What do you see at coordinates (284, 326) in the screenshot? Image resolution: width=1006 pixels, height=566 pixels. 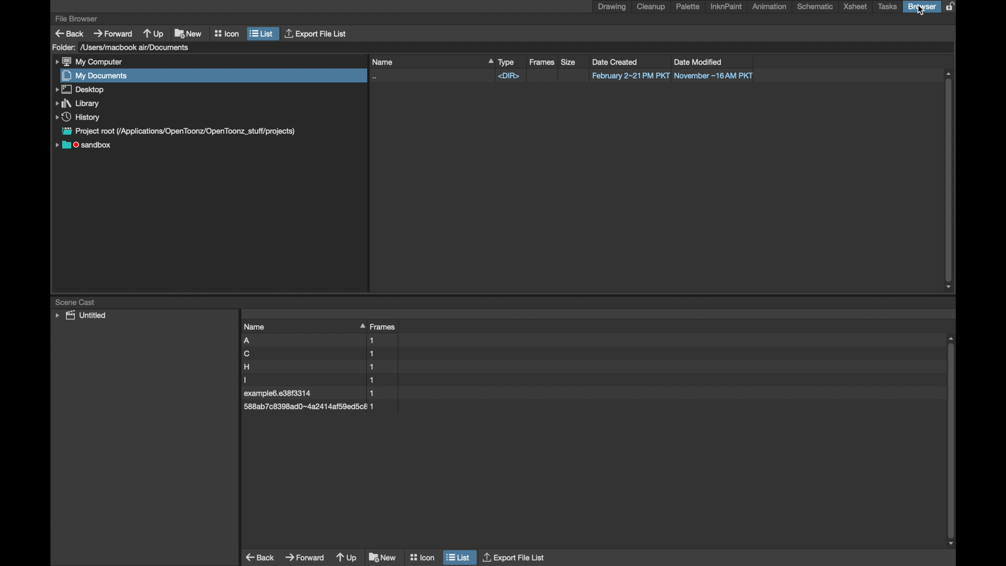 I see `name` at bounding box center [284, 326].